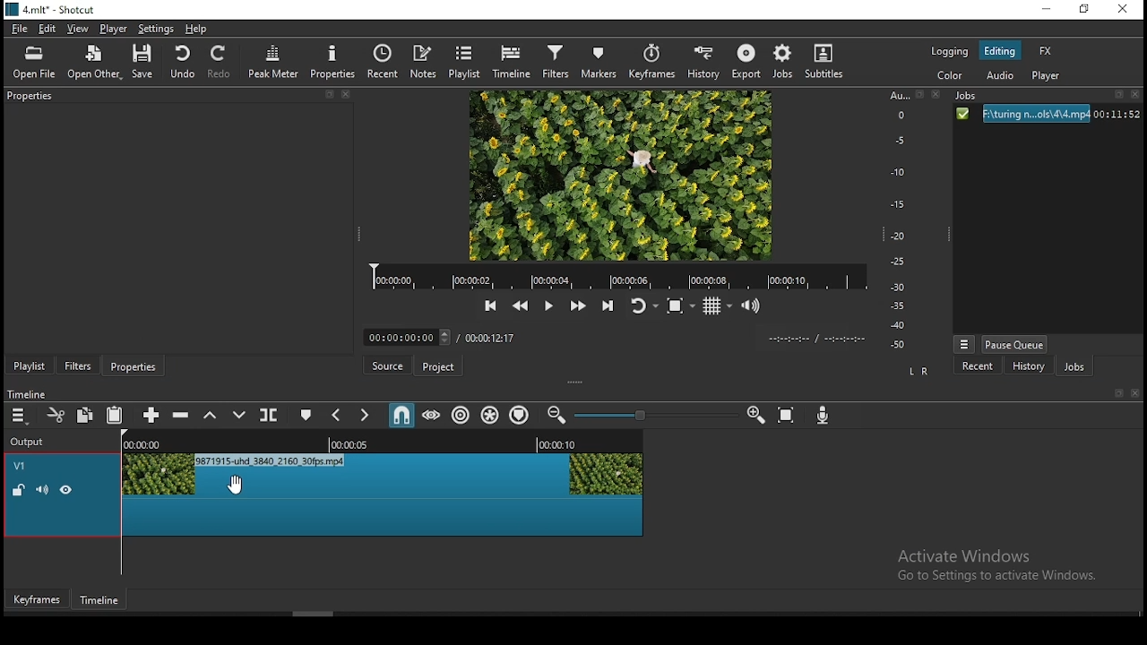 The height and width of the screenshot is (645, 1147). Describe the element at coordinates (933, 95) in the screenshot. I see `close` at that location.